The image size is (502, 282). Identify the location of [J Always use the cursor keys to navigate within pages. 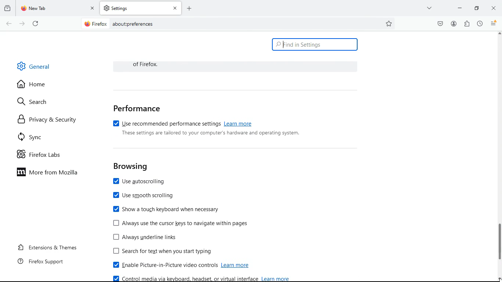
(180, 223).